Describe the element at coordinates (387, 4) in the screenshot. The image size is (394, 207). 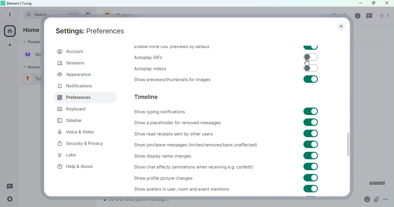
I see `Close` at that location.